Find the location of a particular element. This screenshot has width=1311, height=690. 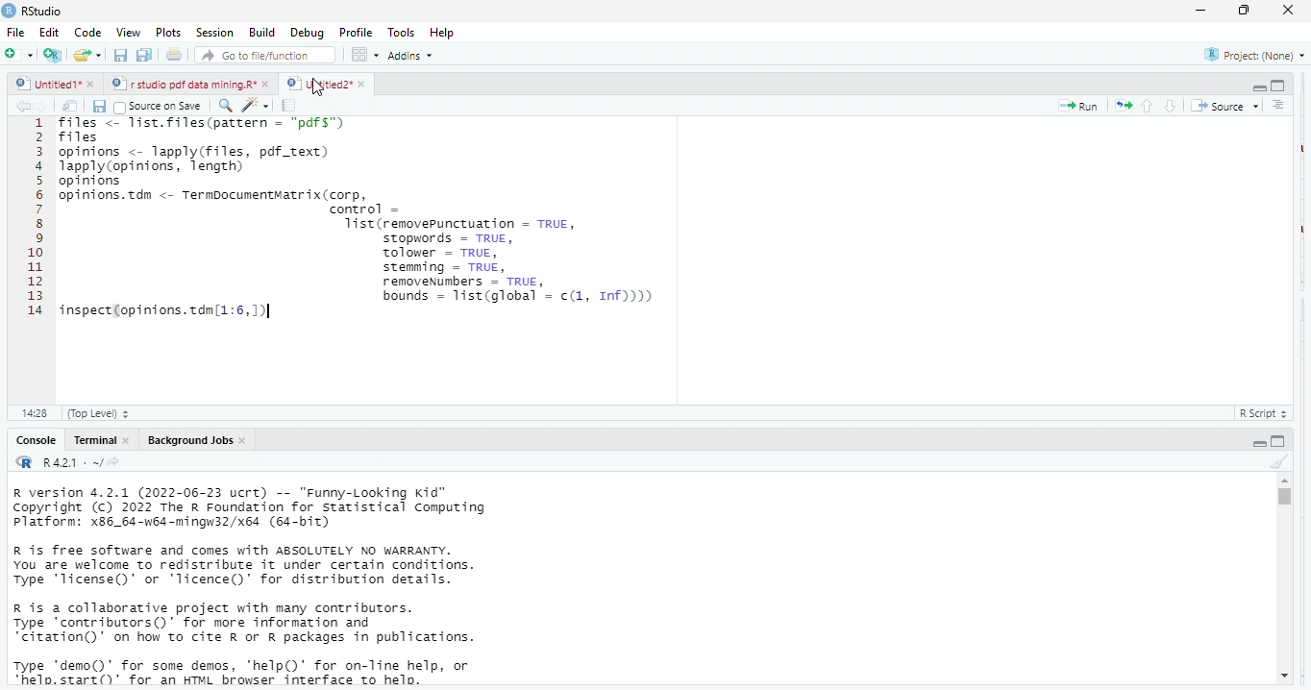

code tools is located at coordinates (255, 104).